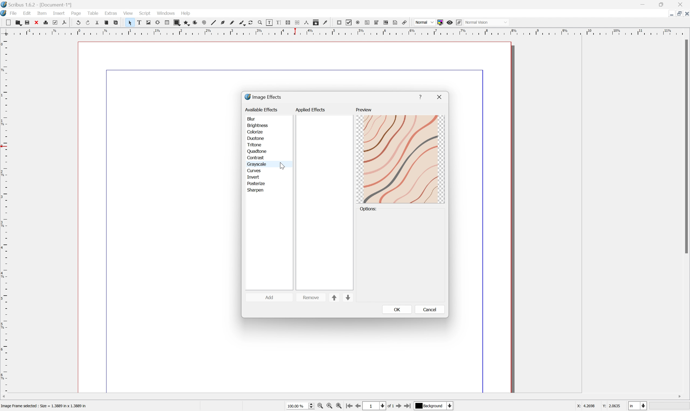  What do you see at coordinates (442, 22) in the screenshot?
I see `Toggle color management system` at bounding box center [442, 22].